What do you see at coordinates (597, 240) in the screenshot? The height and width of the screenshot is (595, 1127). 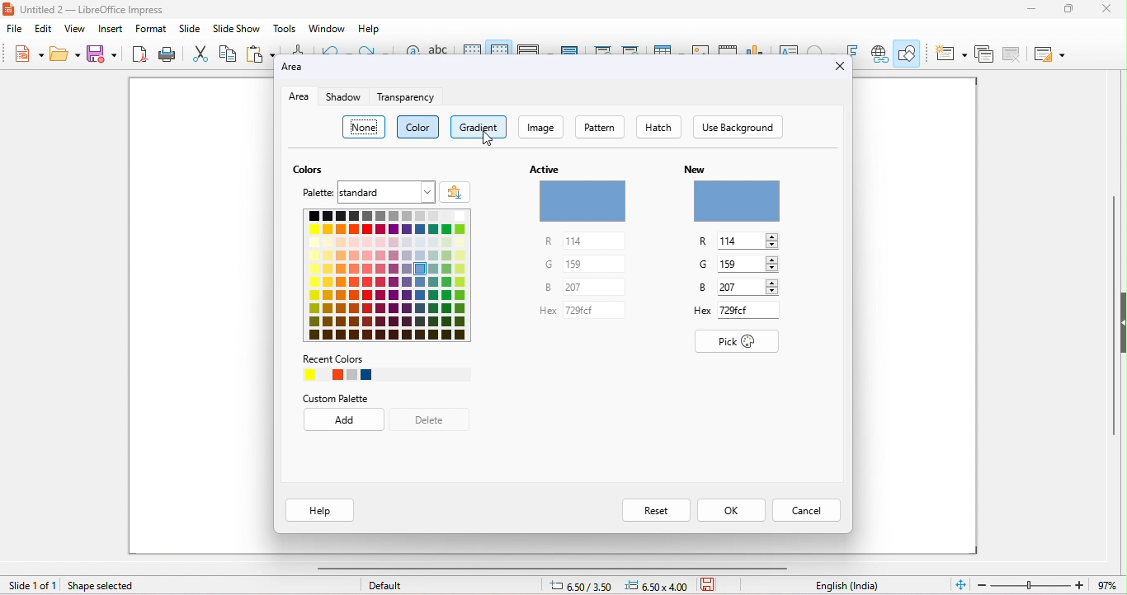 I see `114` at bounding box center [597, 240].